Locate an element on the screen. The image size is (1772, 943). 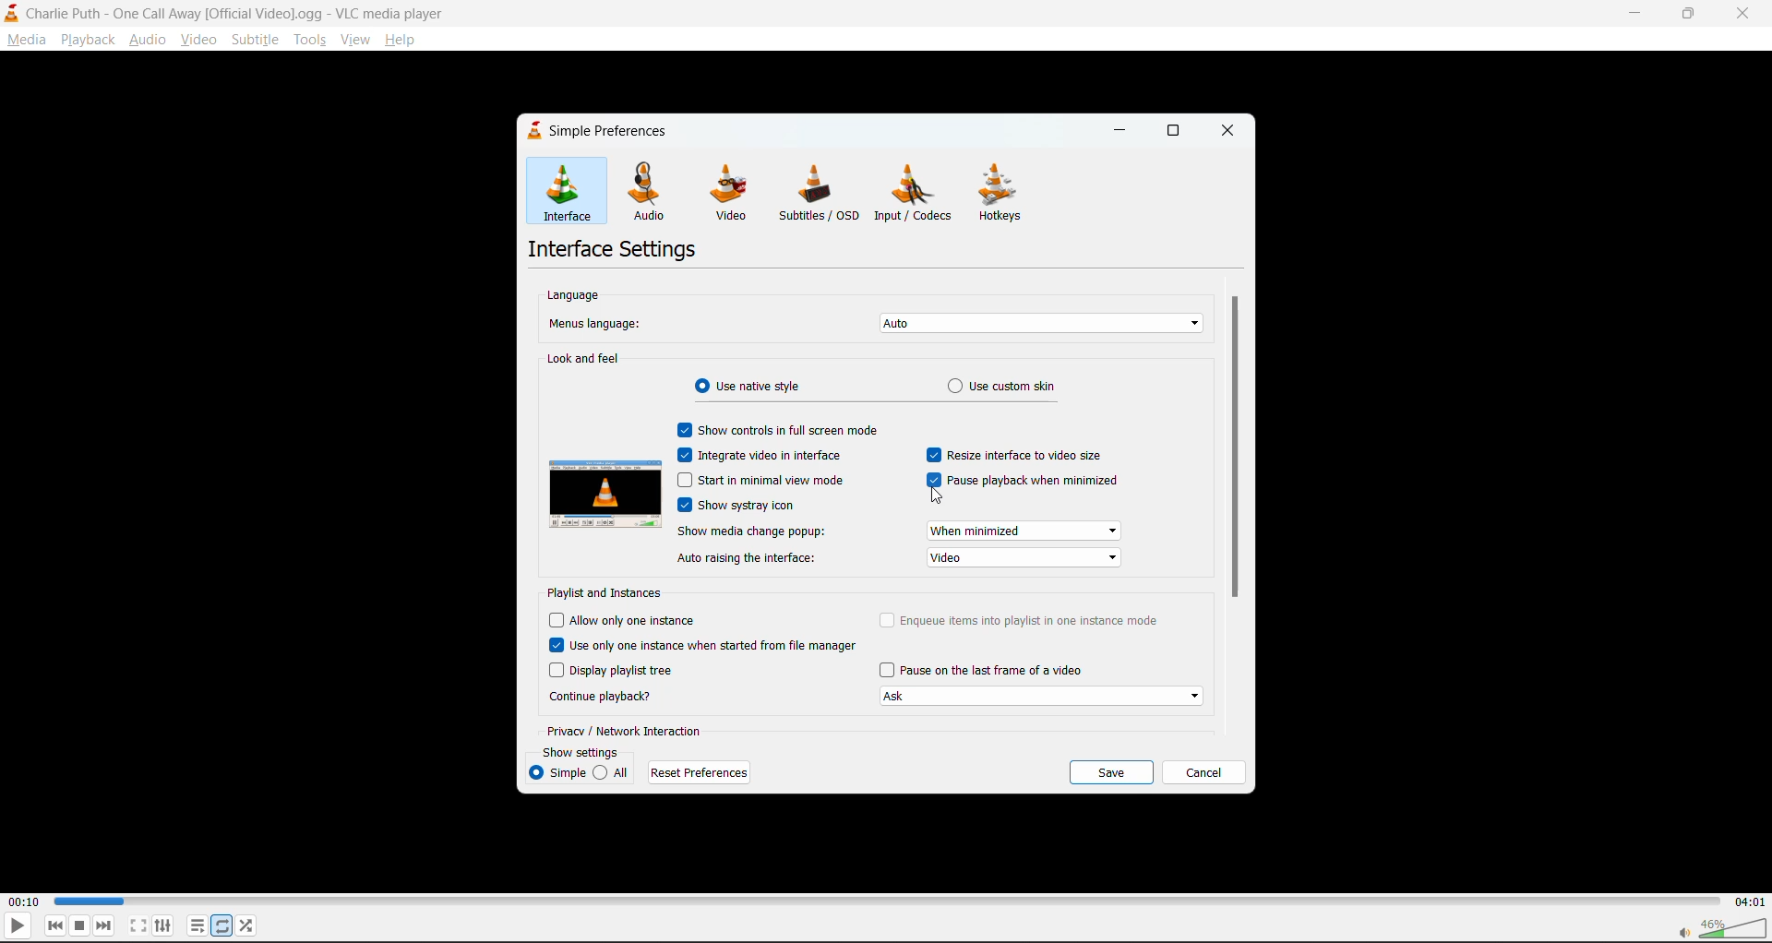
continue playback is located at coordinates (604, 697).